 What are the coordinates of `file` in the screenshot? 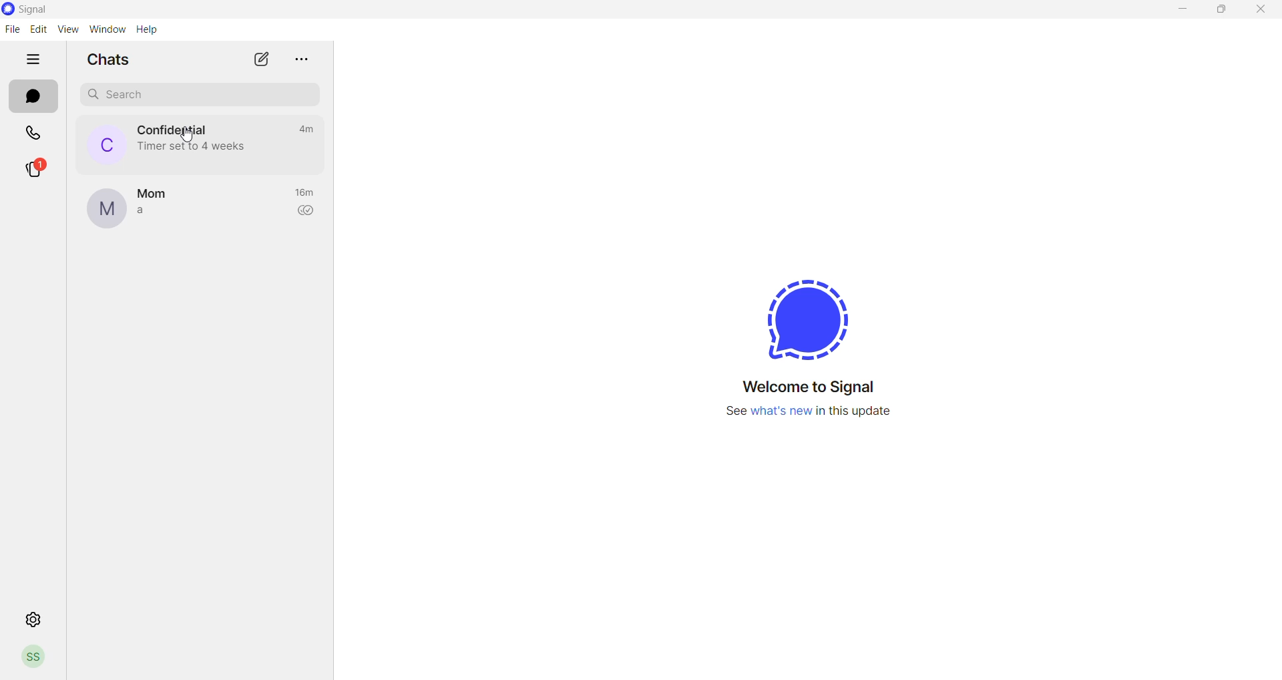 It's located at (11, 29).